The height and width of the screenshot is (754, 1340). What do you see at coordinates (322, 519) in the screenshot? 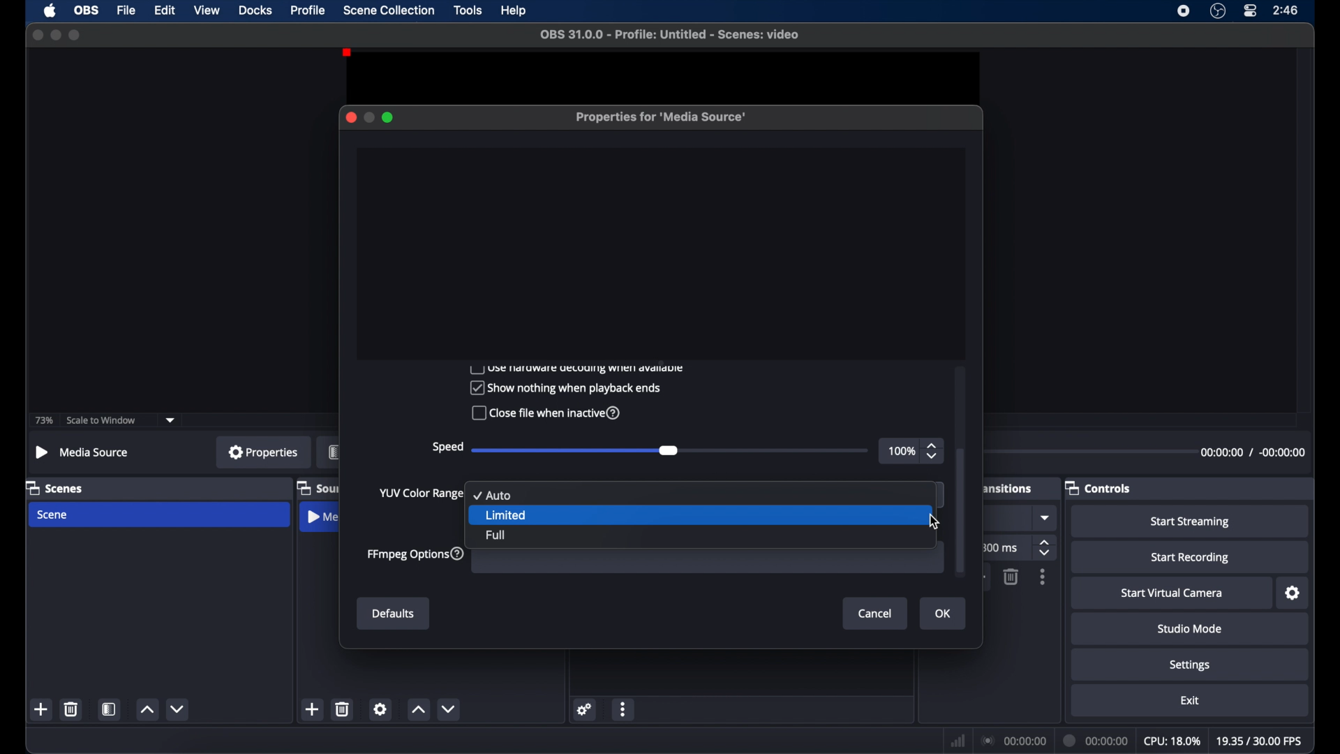
I see `media source` at bounding box center [322, 519].